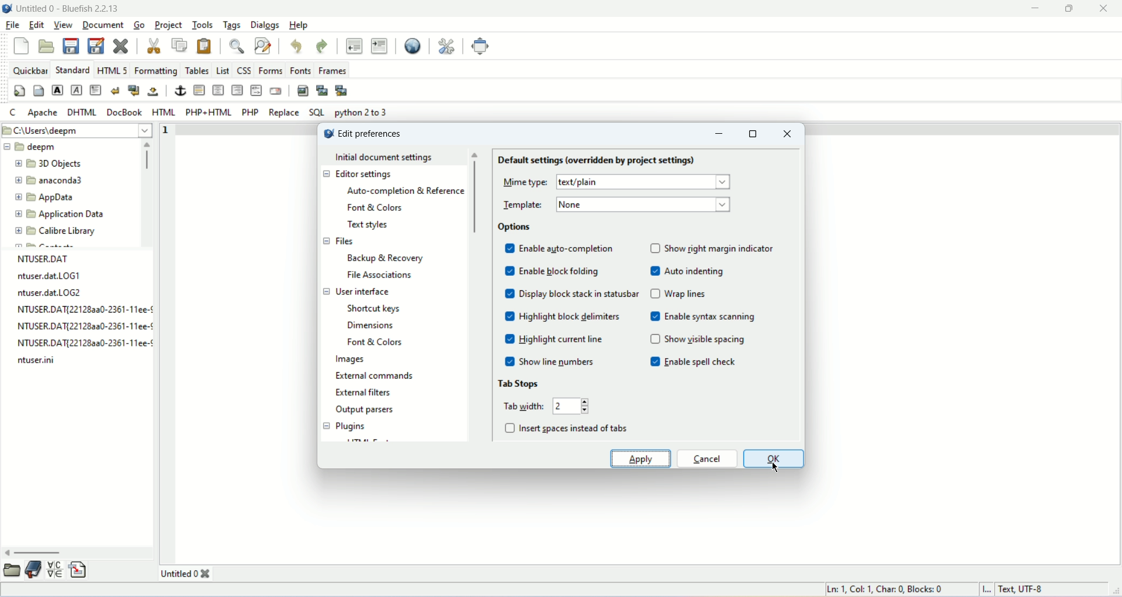 Image resolution: width=1122 pixels, height=597 pixels. Describe the element at coordinates (47, 132) in the screenshot. I see ` C\Users\deepm` at that location.